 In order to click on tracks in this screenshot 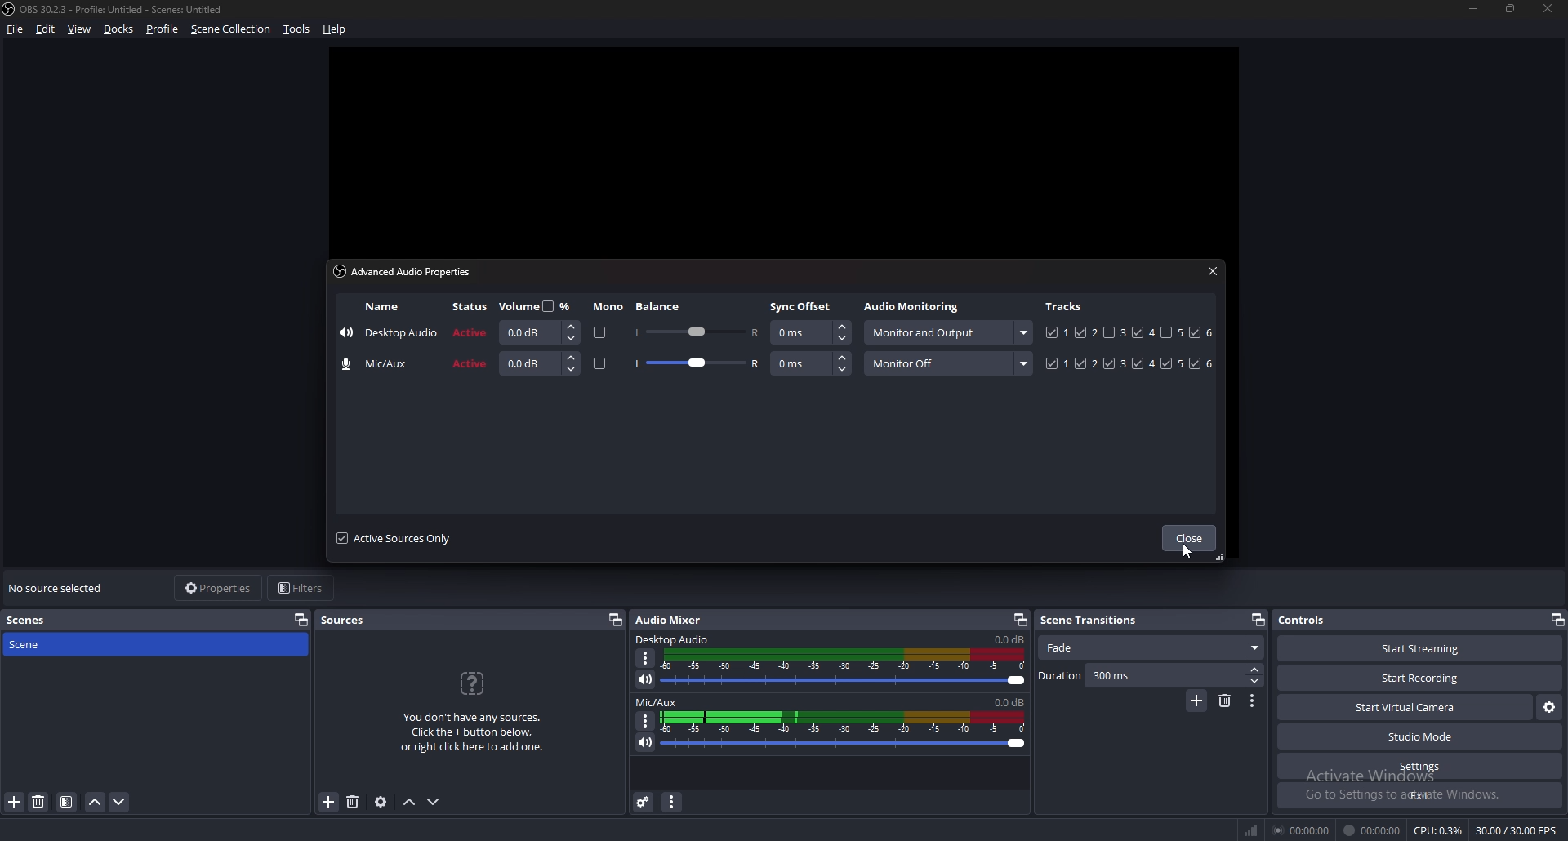, I will do `click(1131, 363)`.